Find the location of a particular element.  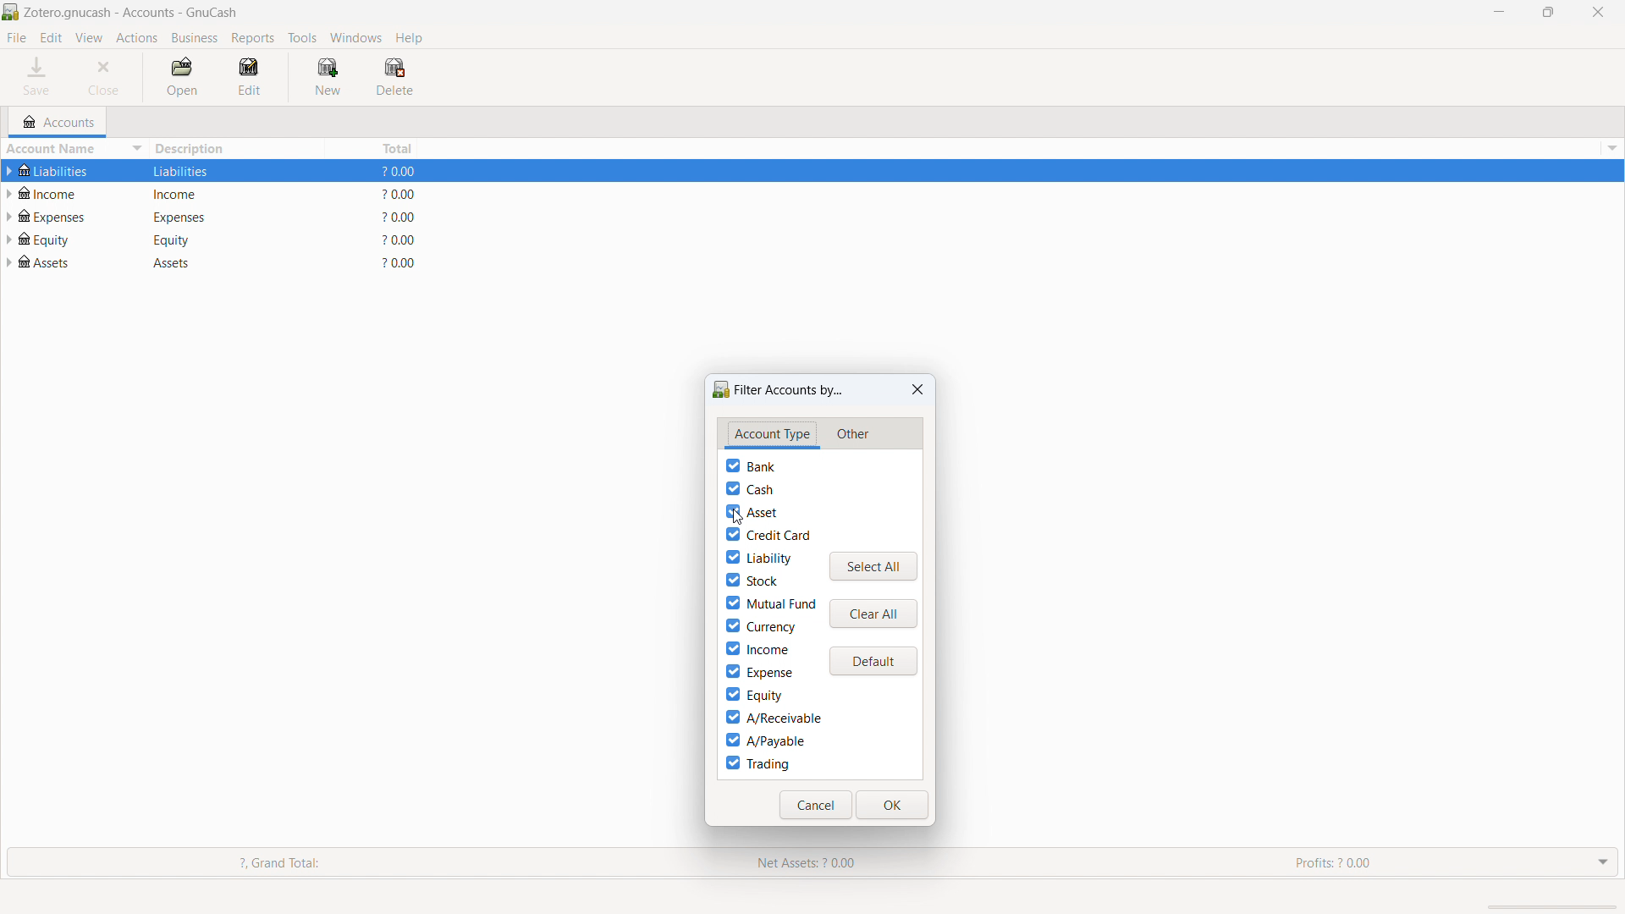

edit is located at coordinates (51, 38).